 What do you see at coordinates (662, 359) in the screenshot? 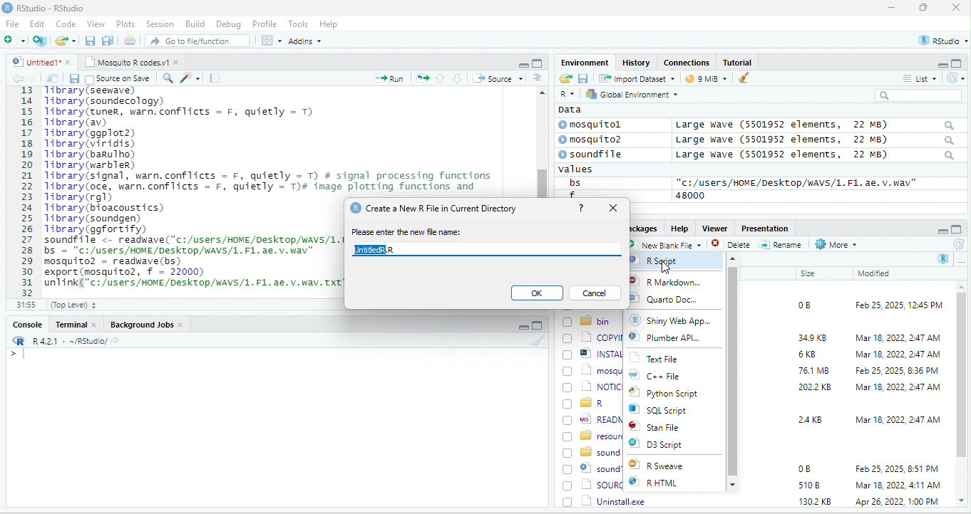
I see `Text File` at bounding box center [662, 359].